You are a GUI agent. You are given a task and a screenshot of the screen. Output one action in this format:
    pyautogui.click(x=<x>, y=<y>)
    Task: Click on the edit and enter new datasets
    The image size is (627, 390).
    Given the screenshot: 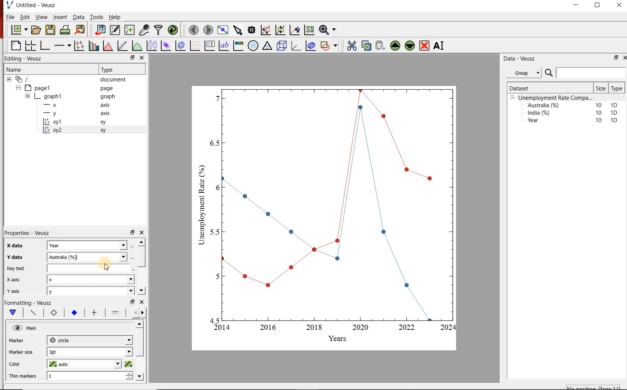 What is the action you would take?
    pyautogui.click(x=116, y=29)
    